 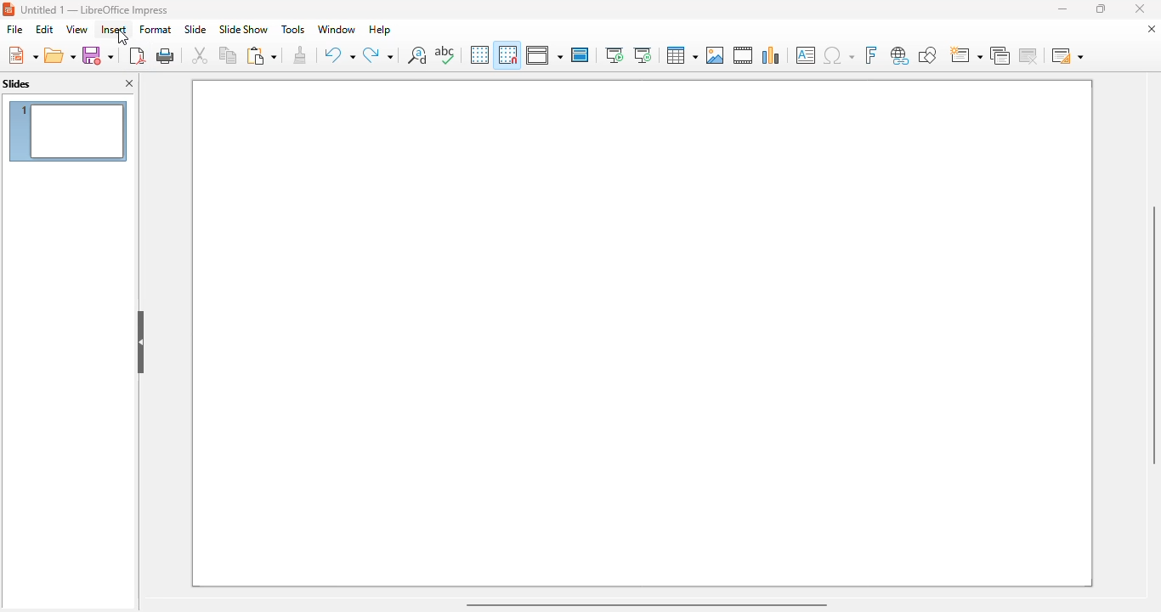 What do you see at coordinates (137, 55) in the screenshot?
I see `export directly as PDF` at bounding box center [137, 55].